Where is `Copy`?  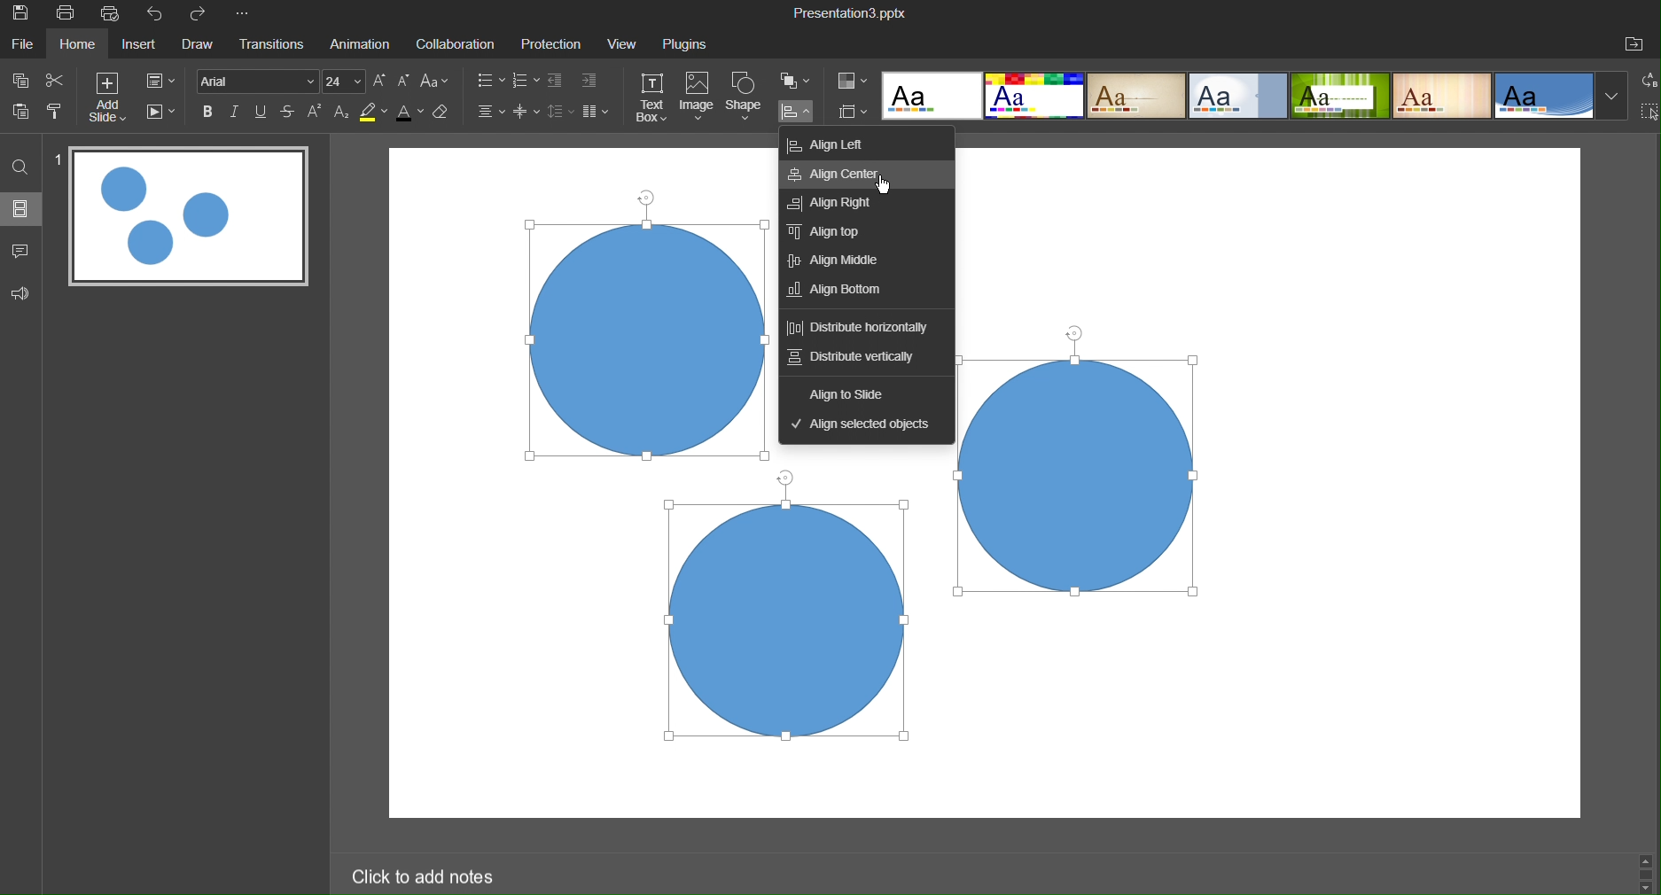 Copy is located at coordinates (19, 82).